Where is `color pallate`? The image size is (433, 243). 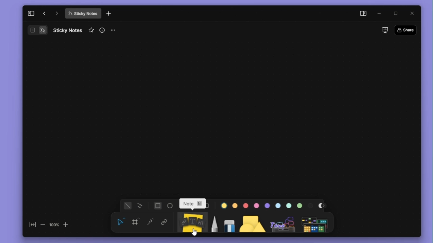 color pallate is located at coordinates (234, 206).